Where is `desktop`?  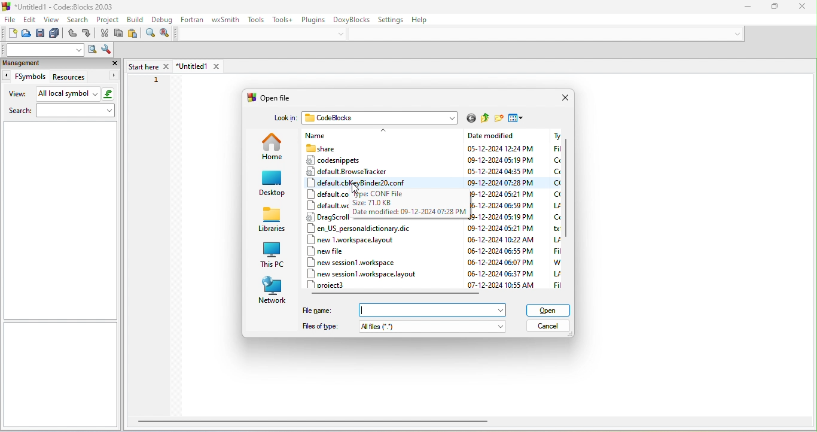 desktop is located at coordinates (271, 184).